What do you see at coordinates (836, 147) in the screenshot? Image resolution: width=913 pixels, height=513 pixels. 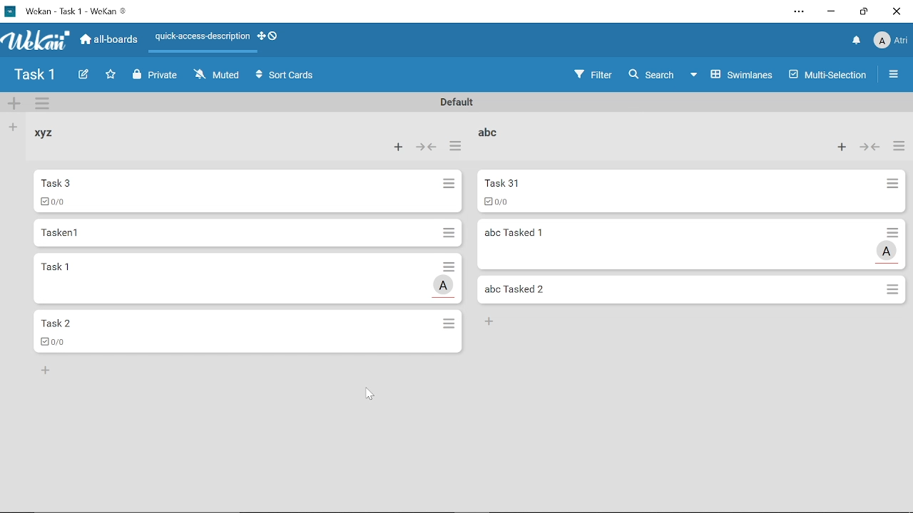 I see `Add` at bounding box center [836, 147].